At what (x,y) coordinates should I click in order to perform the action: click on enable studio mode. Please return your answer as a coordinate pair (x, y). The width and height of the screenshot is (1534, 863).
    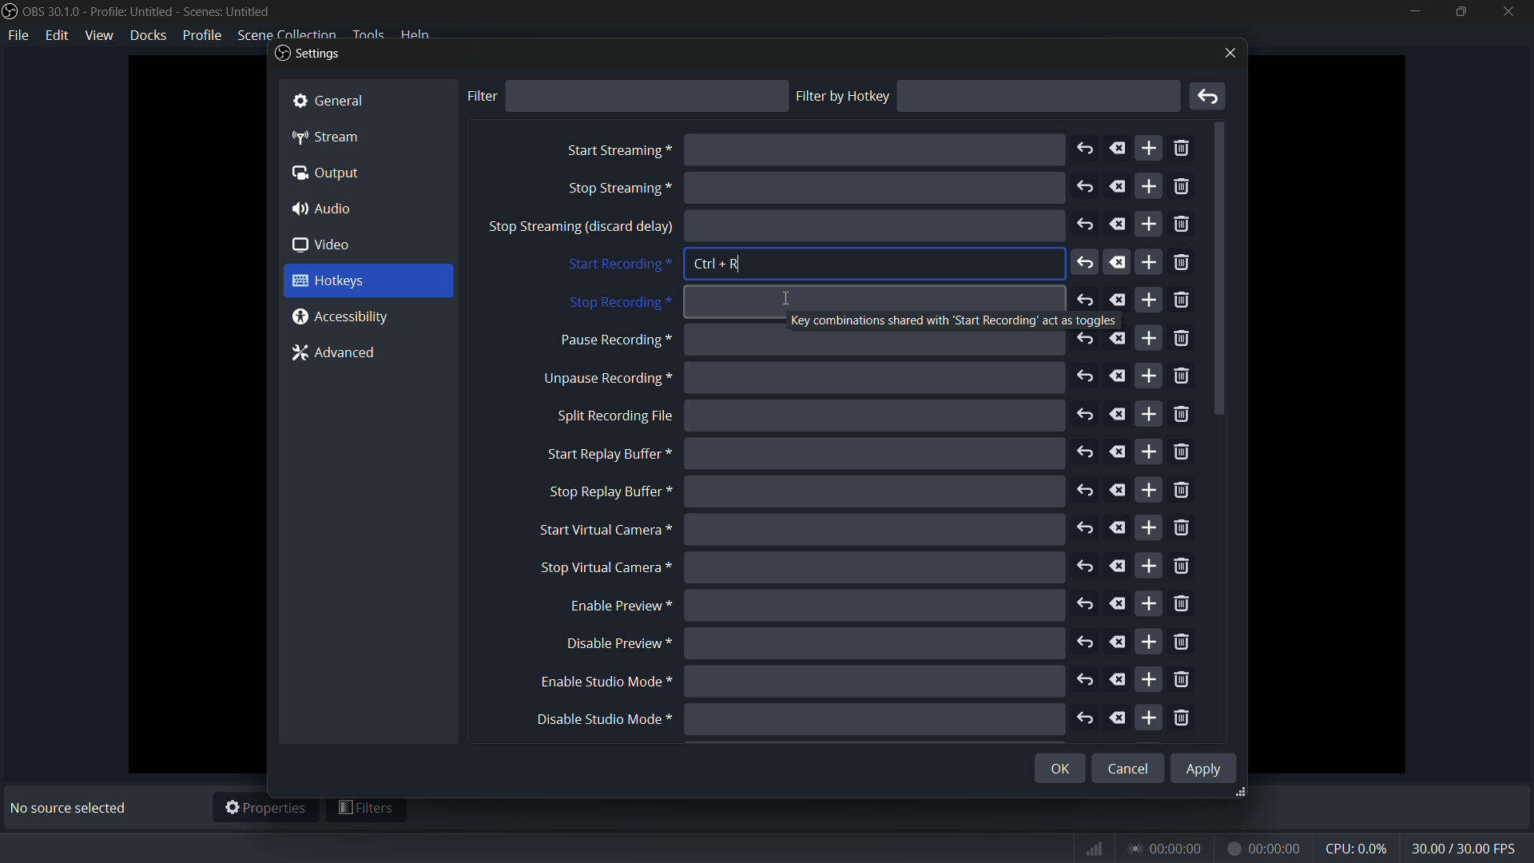
    Looking at the image, I should click on (602, 683).